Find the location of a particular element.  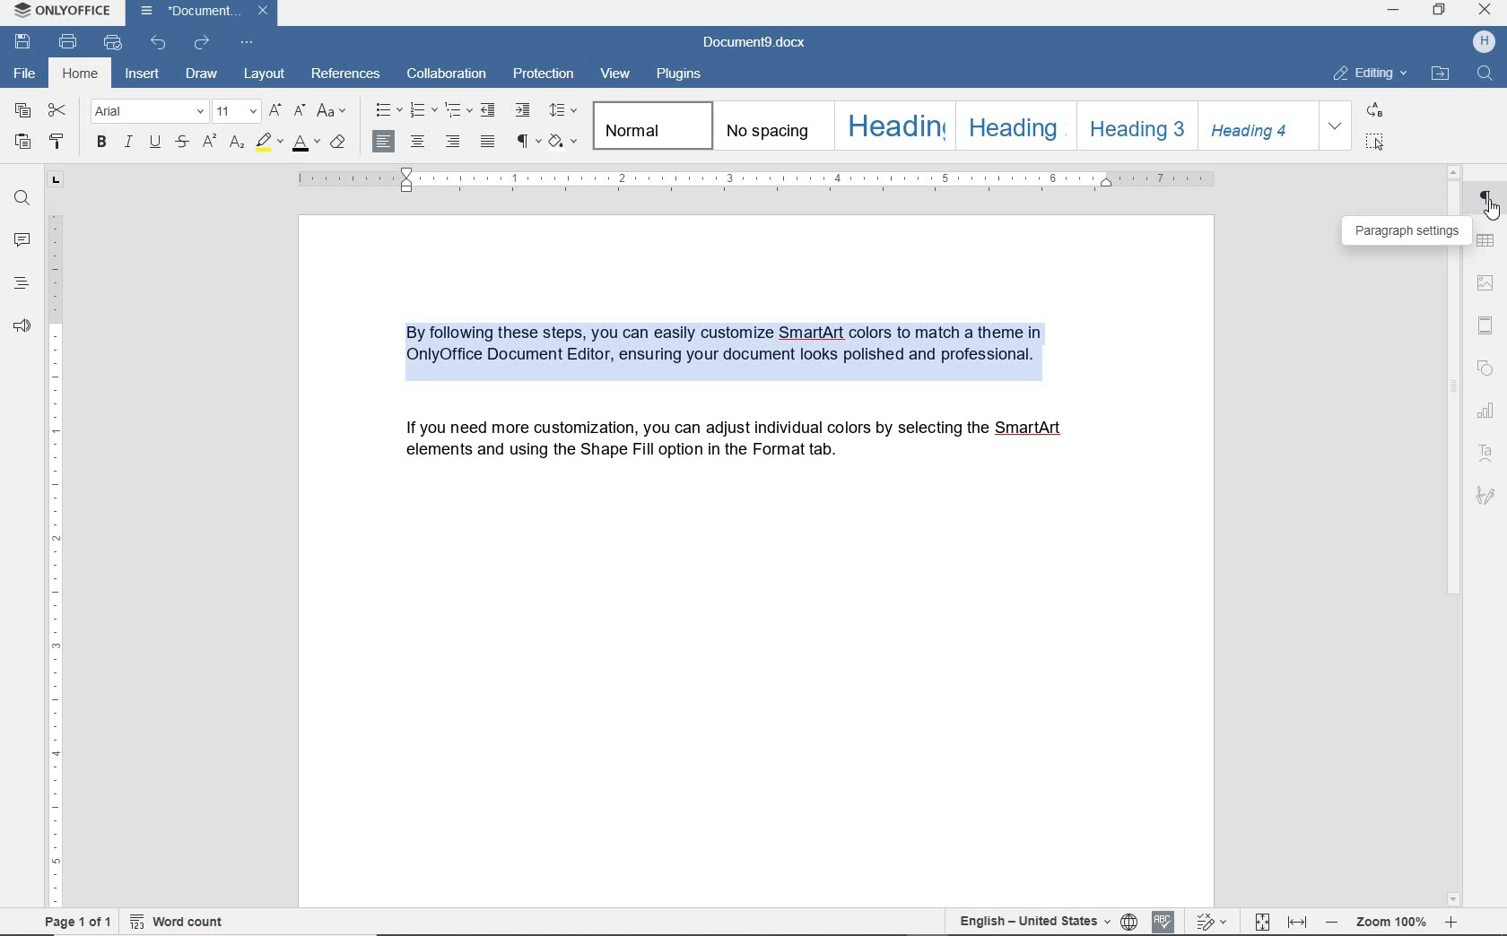

text language is located at coordinates (1031, 918).